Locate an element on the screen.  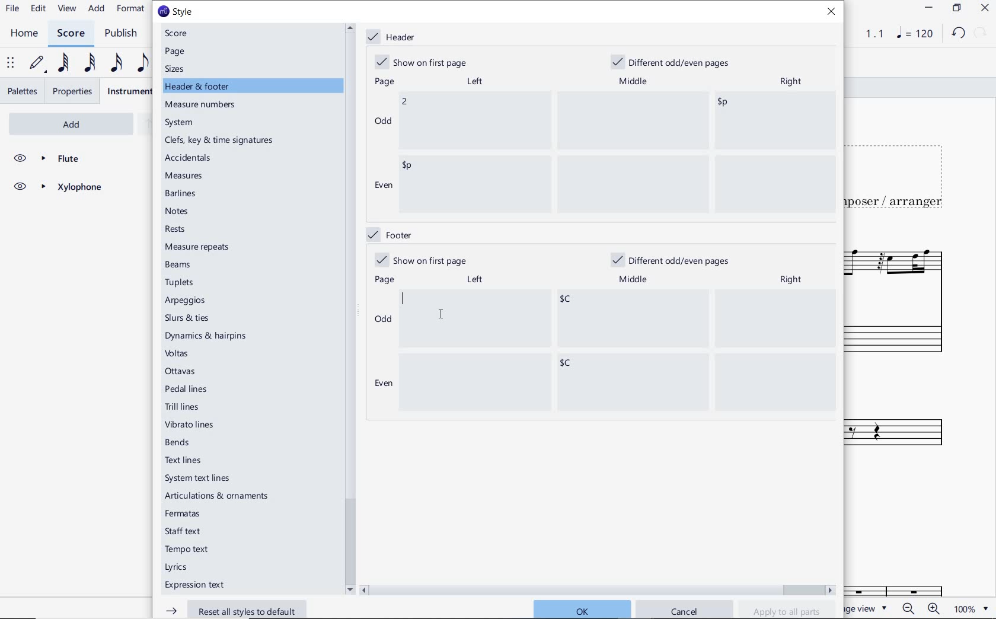
barlines is located at coordinates (183, 194).